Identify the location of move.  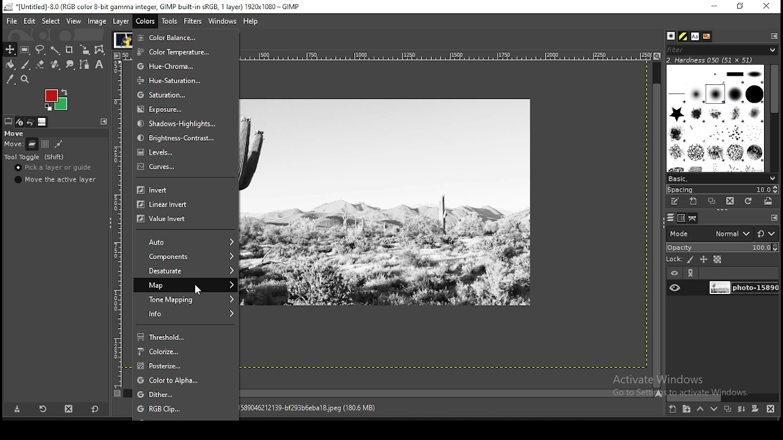
(13, 145).